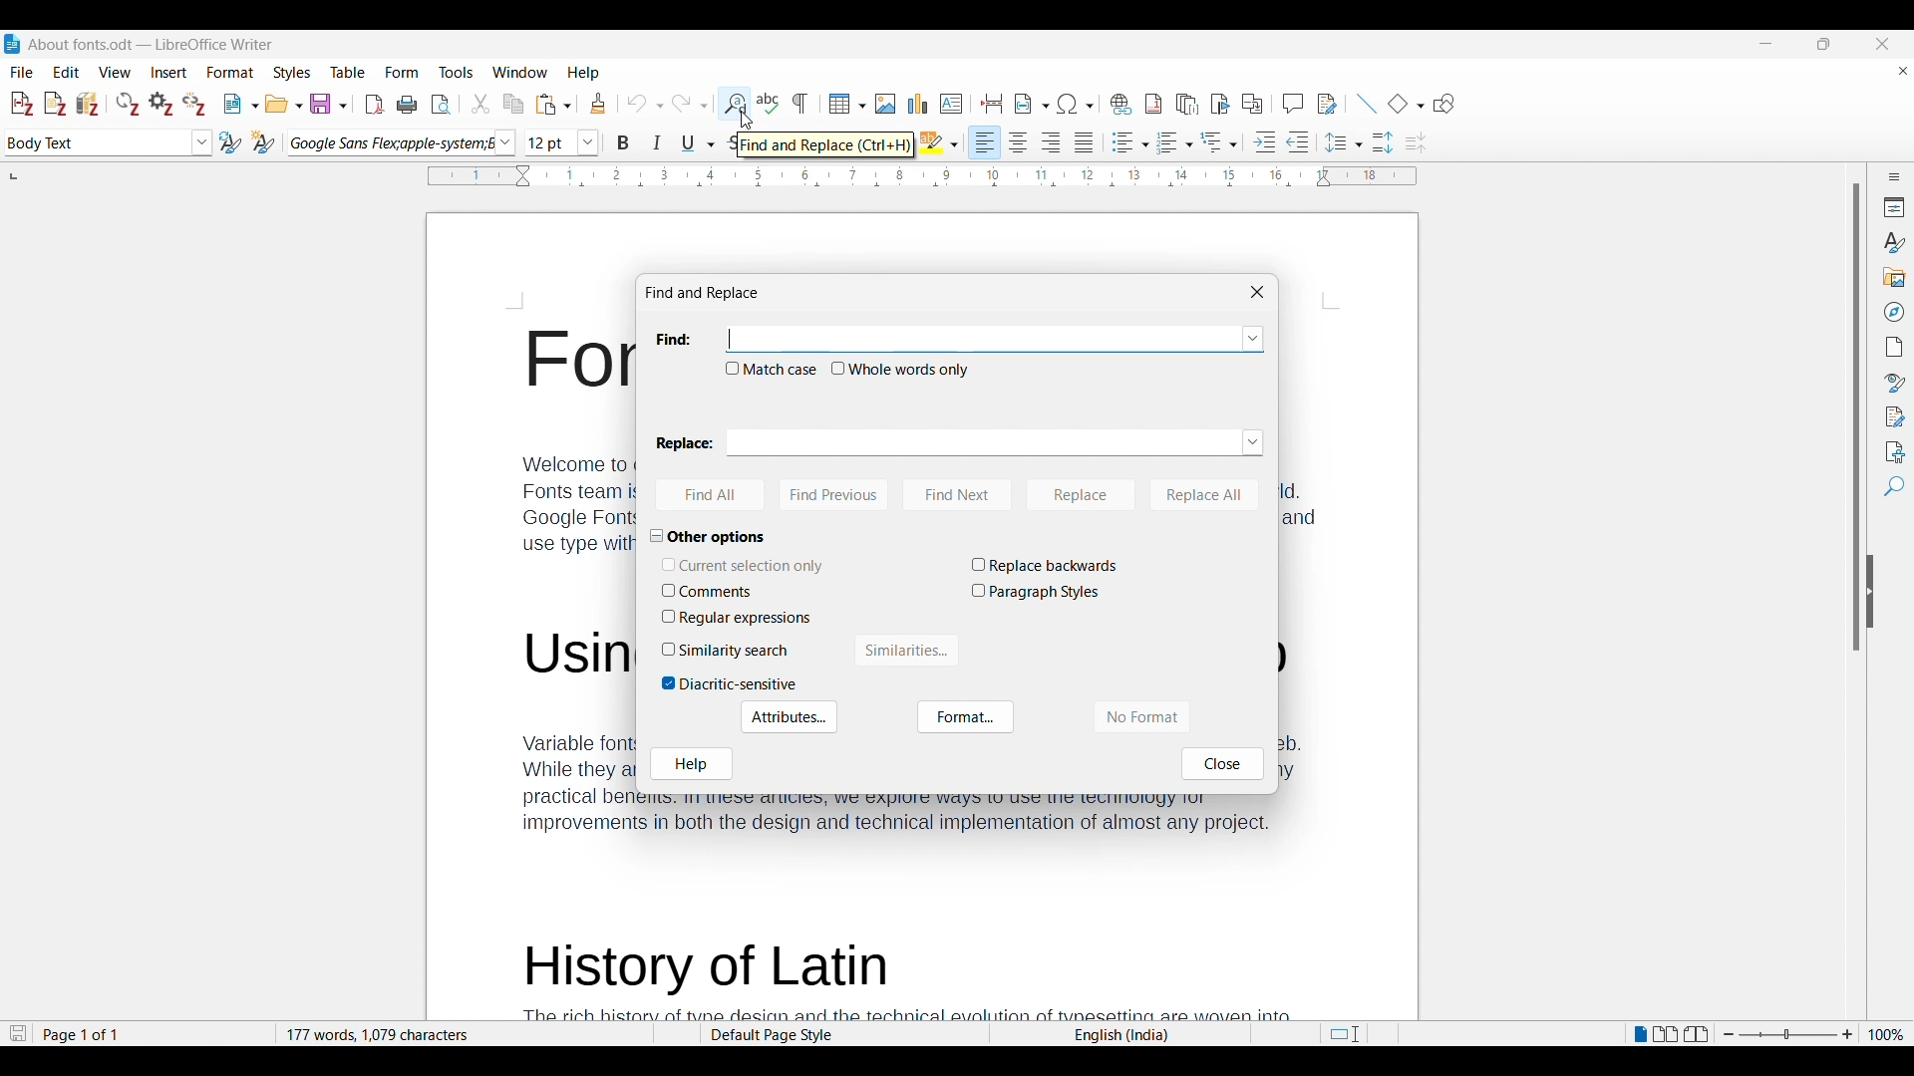 The image size is (1914, 1076). What do you see at coordinates (939, 142) in the screenshot?
I see `Highlight color options and current selection` at bounding box center [939, 142].